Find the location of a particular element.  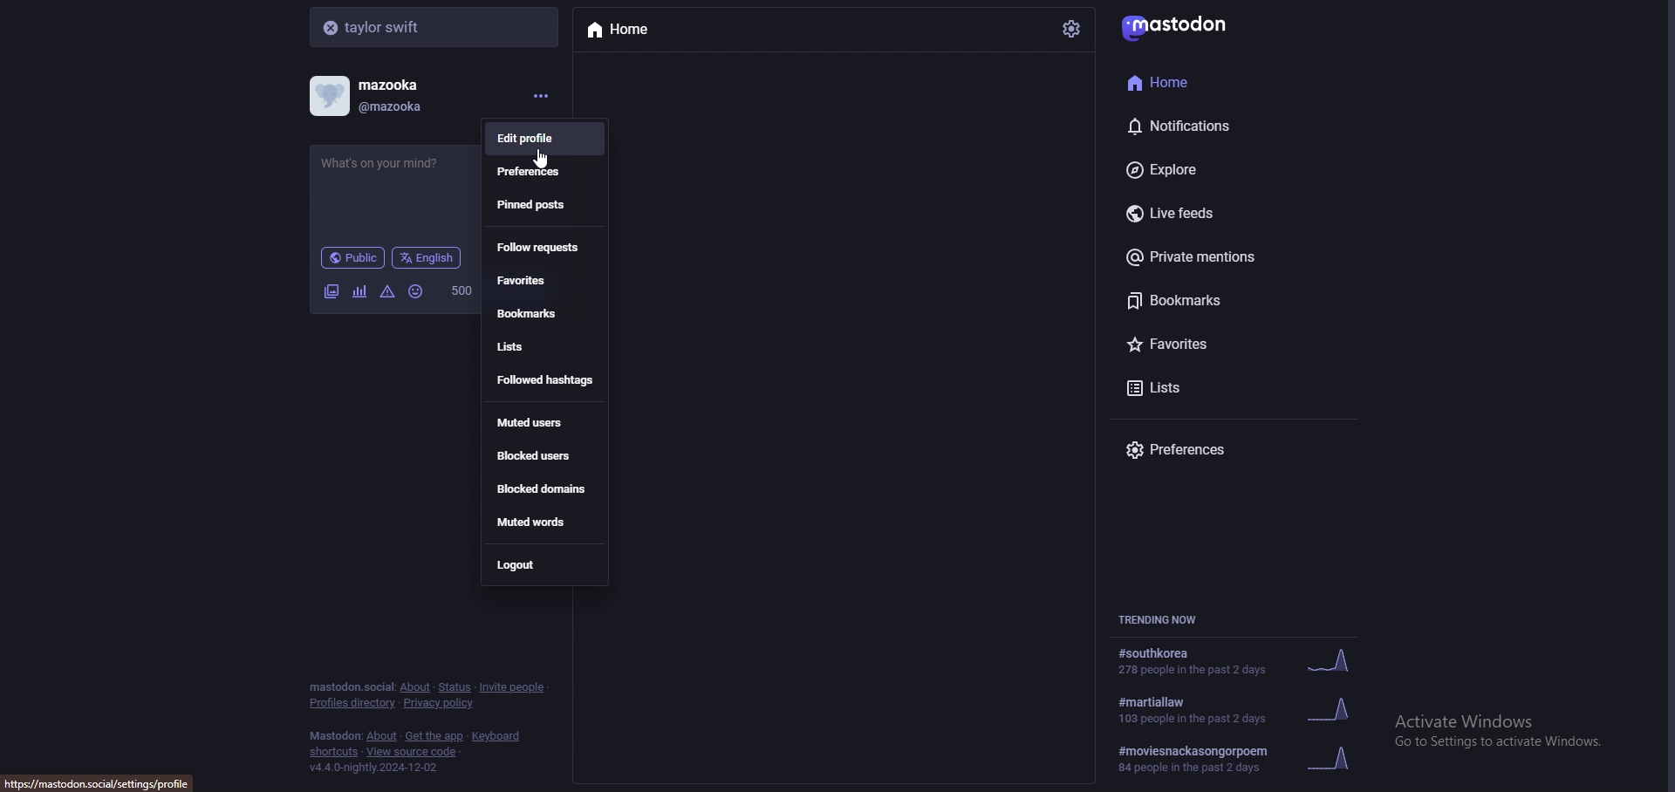

search bar is located at coordinates (435, 26).